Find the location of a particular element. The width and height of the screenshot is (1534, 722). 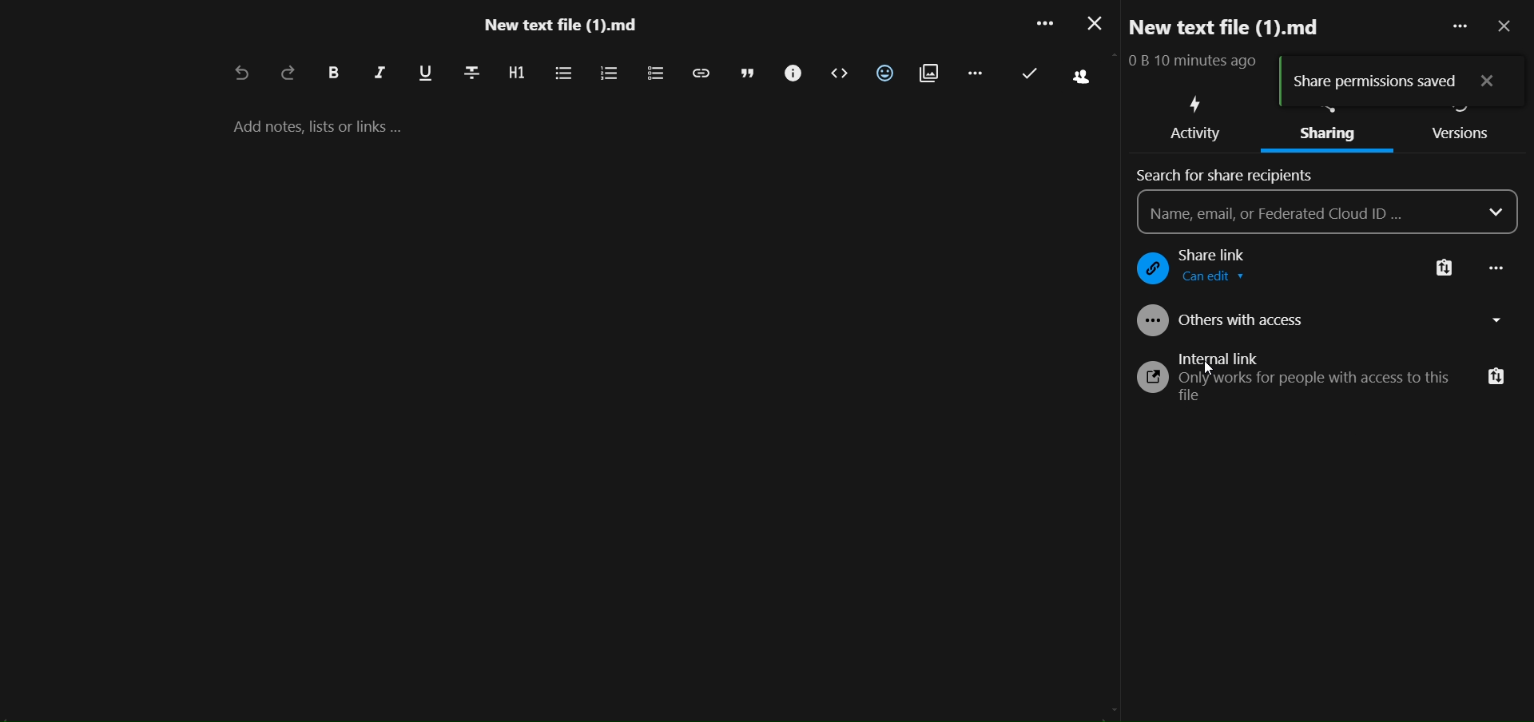

insert attachment is located at coordinates (928, 74).